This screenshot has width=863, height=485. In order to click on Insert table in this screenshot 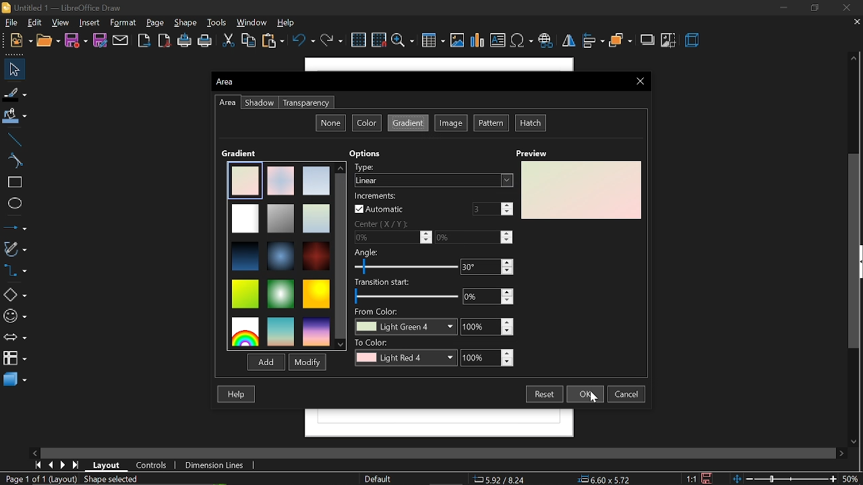, I will do `click(433, 41)`.